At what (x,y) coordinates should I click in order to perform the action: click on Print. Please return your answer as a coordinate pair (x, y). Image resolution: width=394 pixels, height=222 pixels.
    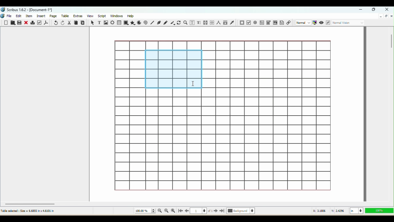
    Looking at the image, I should click on (33, 23).